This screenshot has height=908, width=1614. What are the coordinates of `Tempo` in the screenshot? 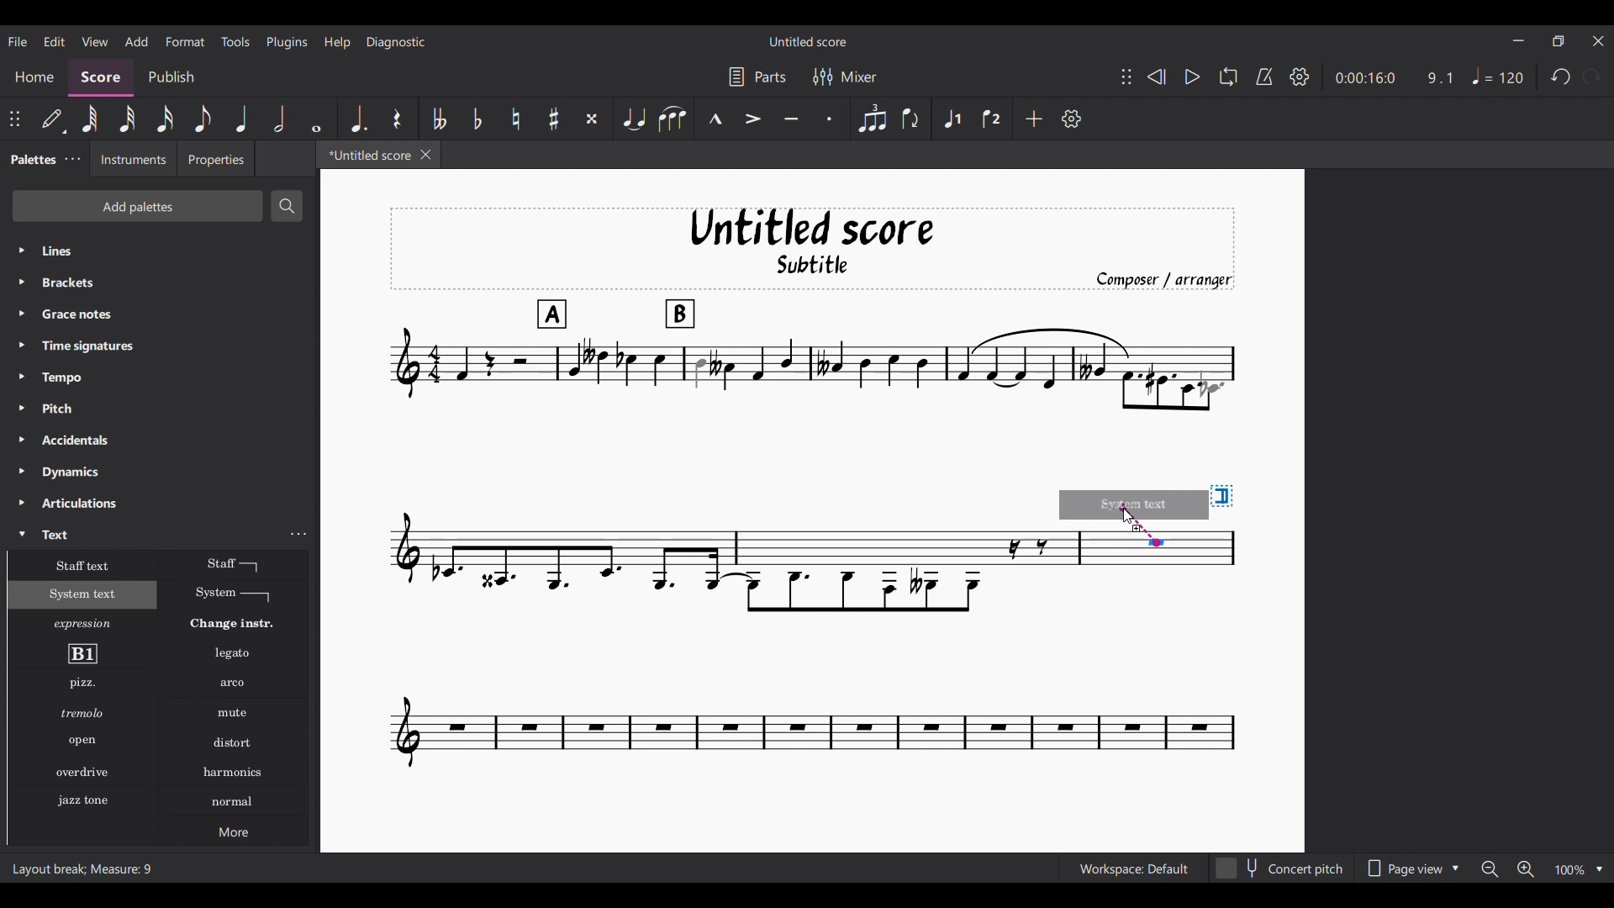 It's located at (1498, 77).